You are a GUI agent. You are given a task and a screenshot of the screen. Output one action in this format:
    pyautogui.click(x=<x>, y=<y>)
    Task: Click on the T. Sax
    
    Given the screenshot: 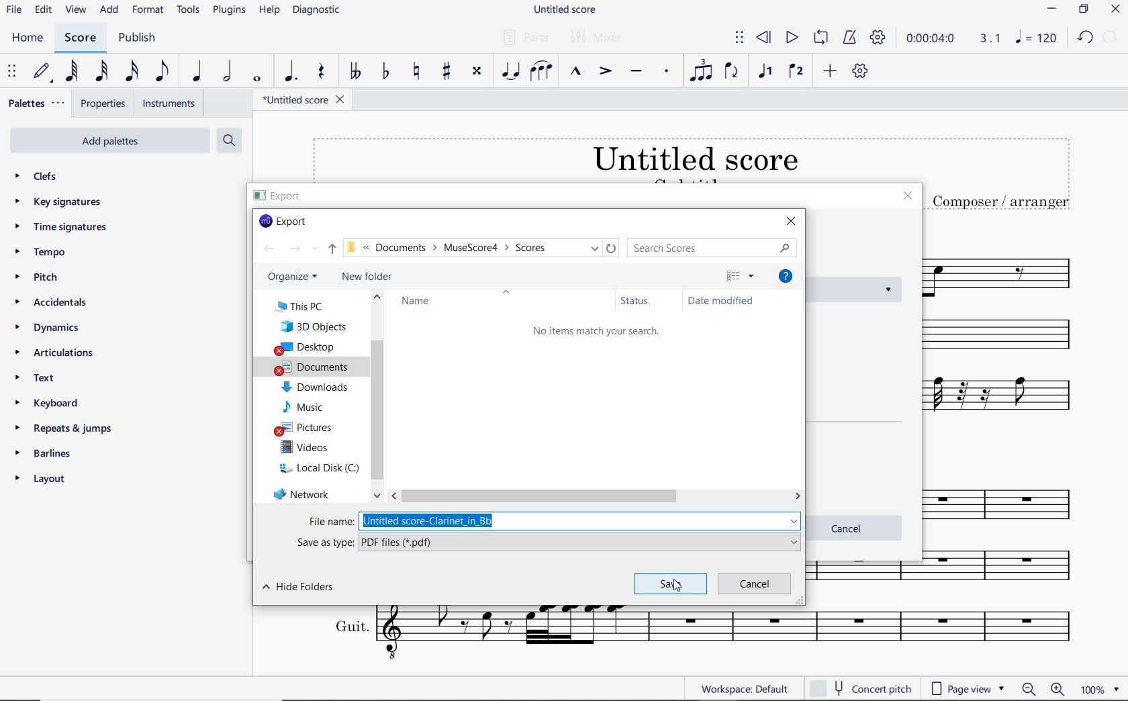 What is the action you would take?
    pyautogui.click(x=1004, y=501)
    